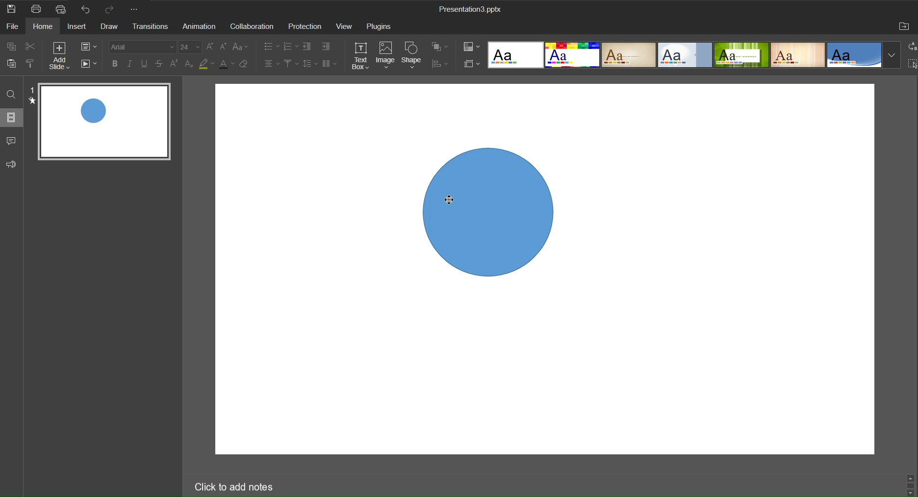 Image resolution: width=918 pixels, height=497 pixels. I want to click on Lists, so click(291, 46).